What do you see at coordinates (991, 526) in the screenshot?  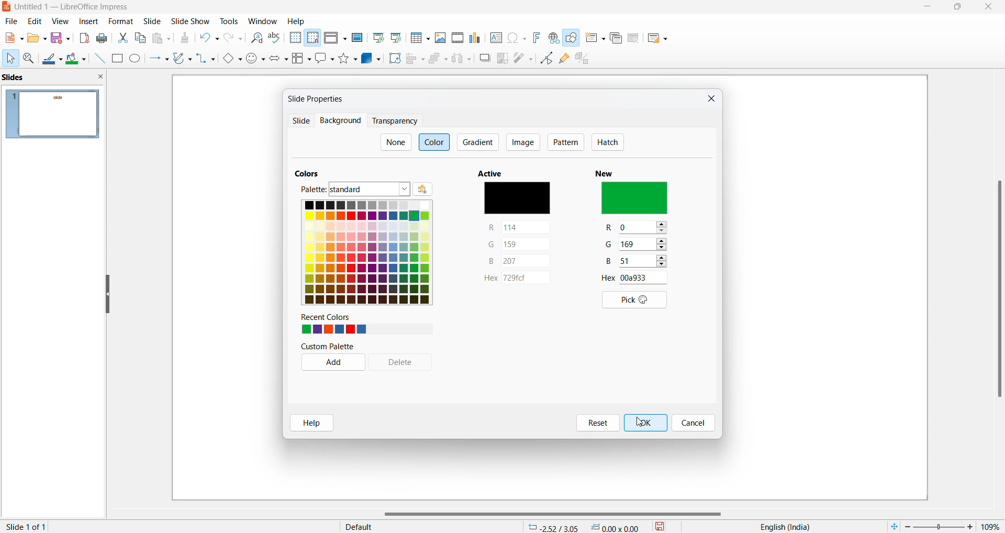 I see `zoom percentage` at bounding box center [991, 526].